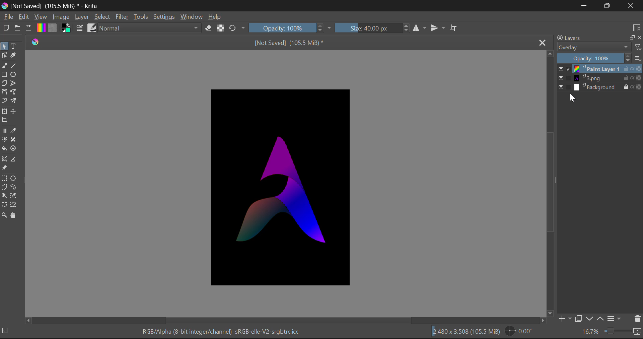  What do you see at coordinates (14, 205) in the screenshot?
I see `Magentic Selection Tool` at bounding box center [14, 205].